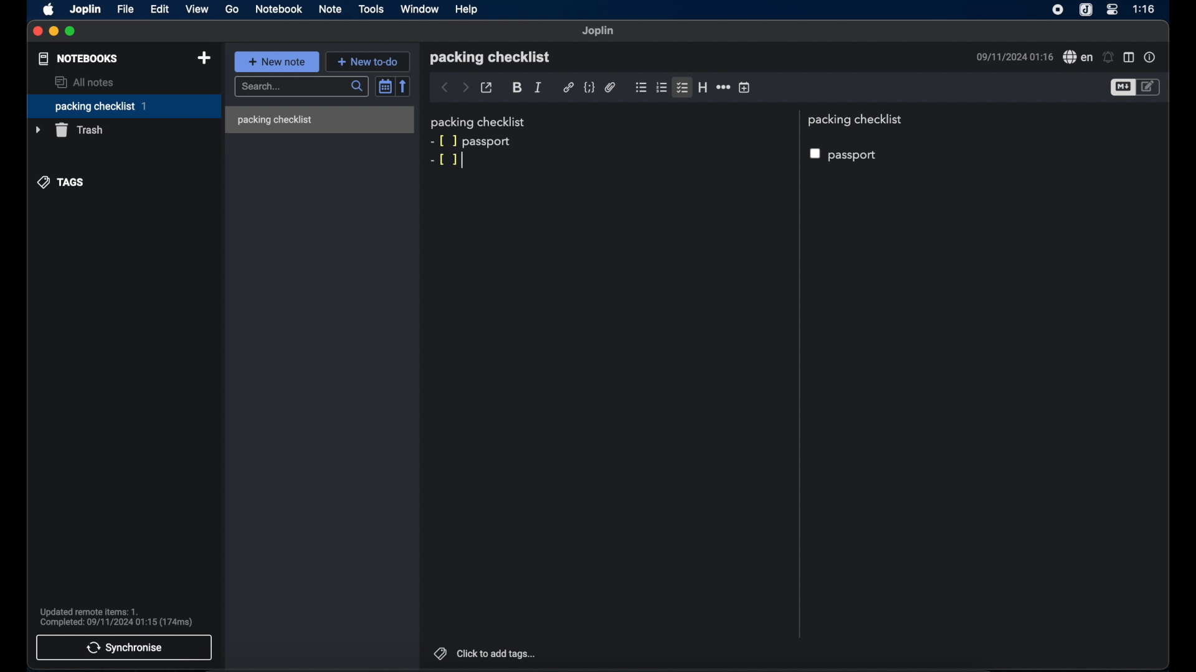  I want to click on markdown syntax, so click(444, 160).